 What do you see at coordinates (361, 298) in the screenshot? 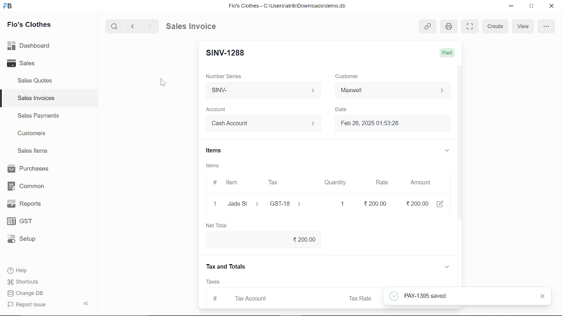
I see `Tax Rate` at bounding box center [361, 298].